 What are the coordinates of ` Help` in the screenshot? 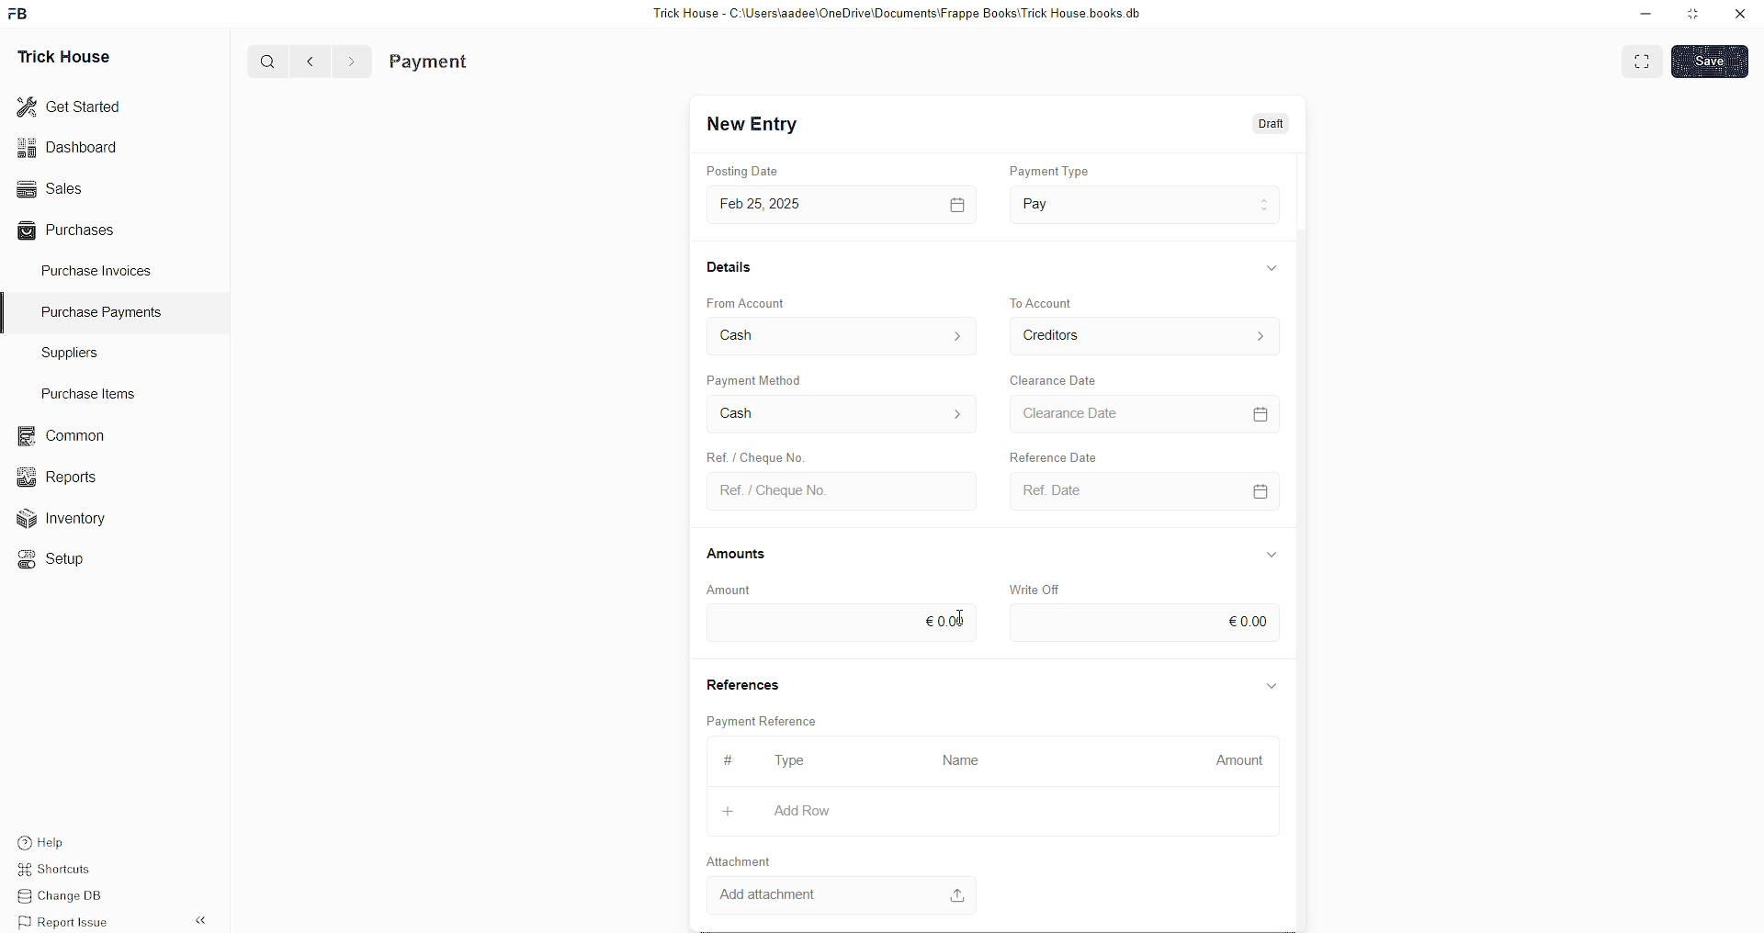 It's located at (69, 840).